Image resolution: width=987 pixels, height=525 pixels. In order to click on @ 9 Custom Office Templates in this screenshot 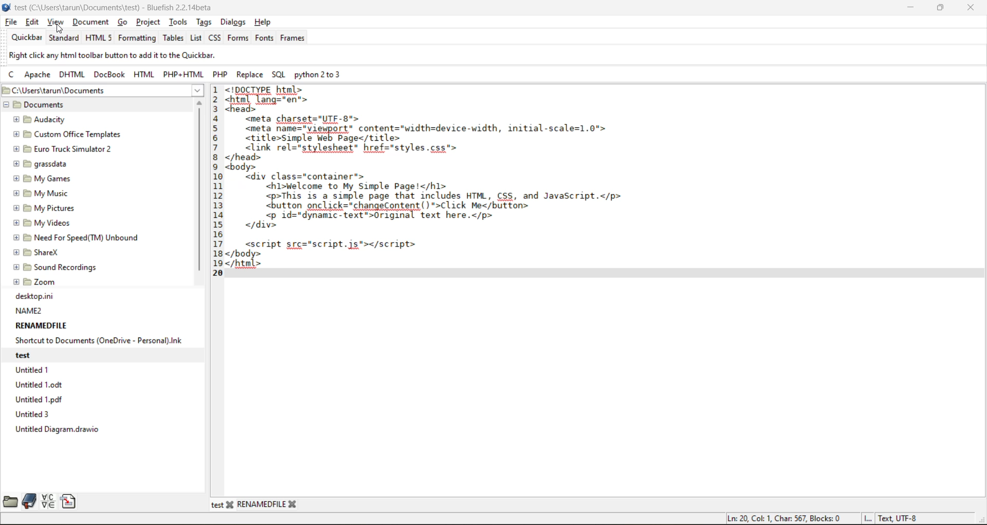, I will do `click(66, 135)`.